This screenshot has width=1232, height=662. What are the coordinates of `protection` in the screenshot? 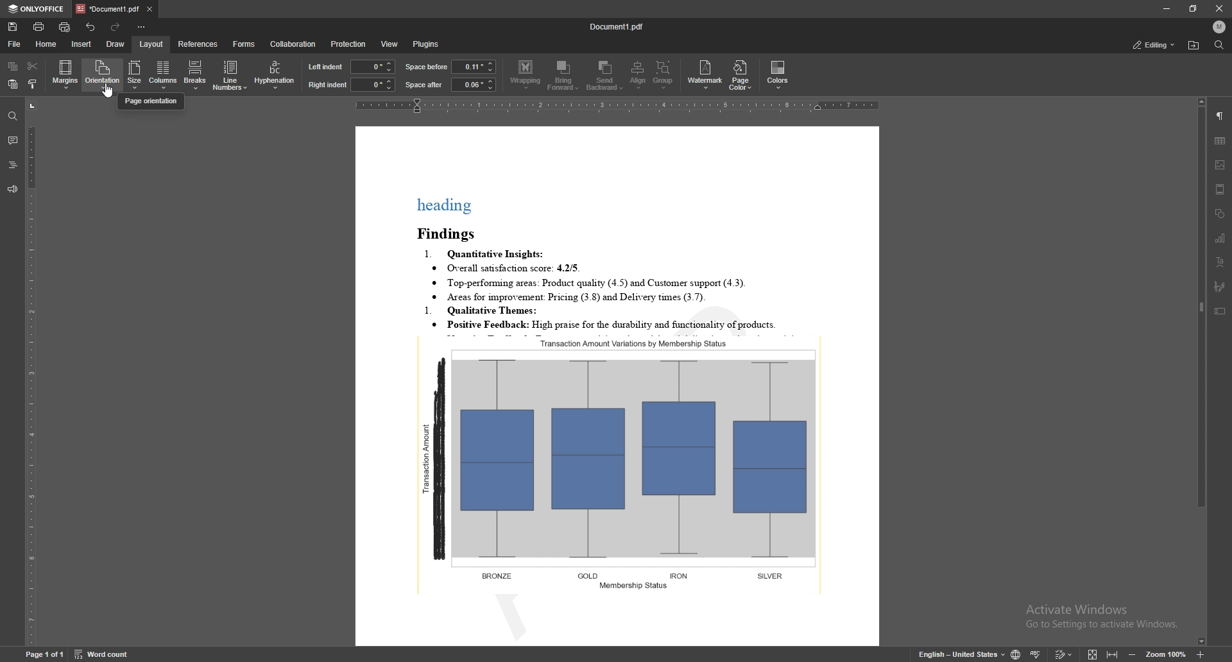 It's located at (350, 44).